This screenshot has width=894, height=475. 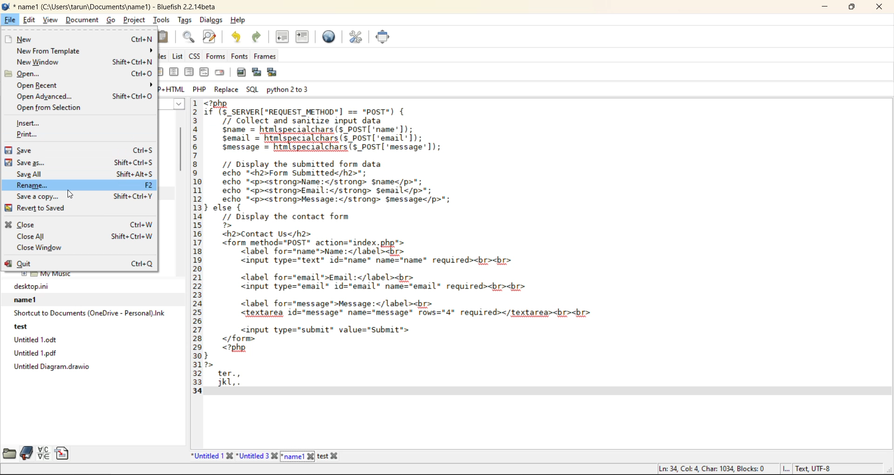 I want to click on go, so click(x=111, y=20).